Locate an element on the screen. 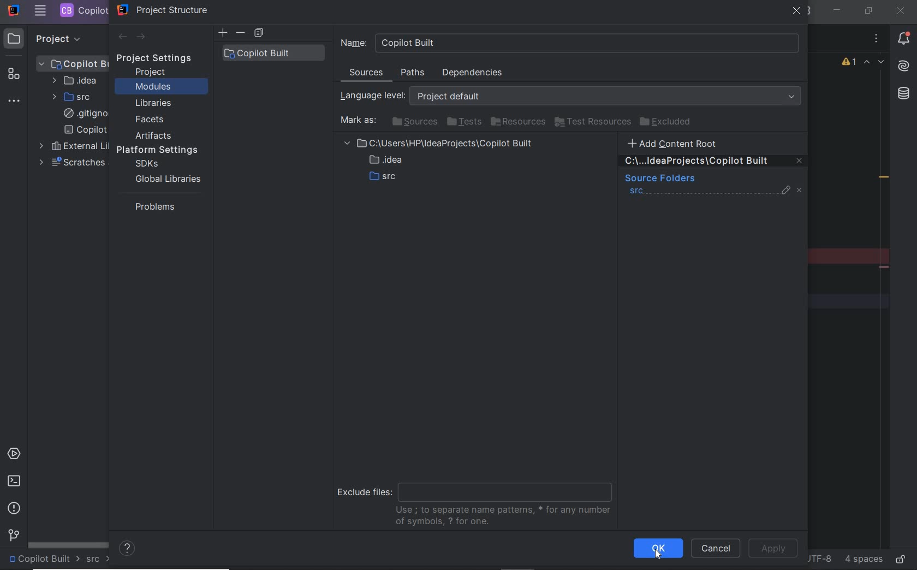  help contents is located at coordinates (128, 549).